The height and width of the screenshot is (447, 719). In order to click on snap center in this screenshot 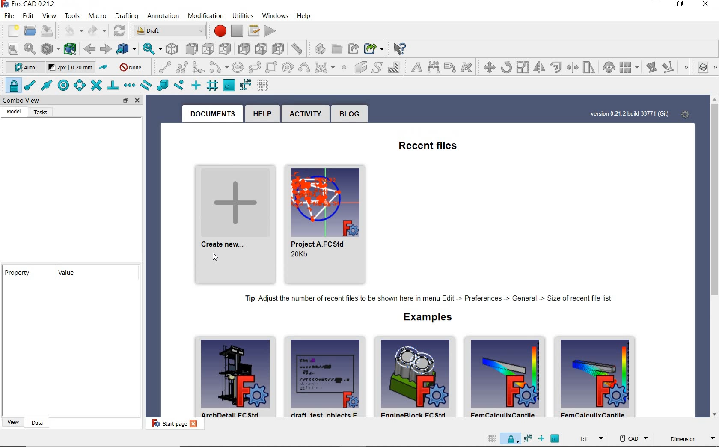, I will do `click(63, 85)`.